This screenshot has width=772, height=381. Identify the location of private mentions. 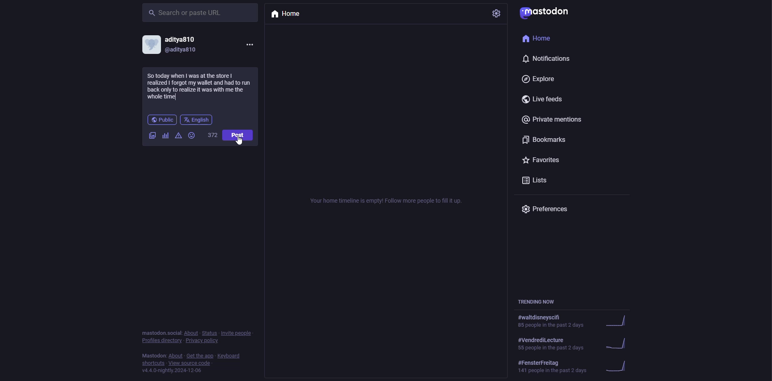
(554, 120).